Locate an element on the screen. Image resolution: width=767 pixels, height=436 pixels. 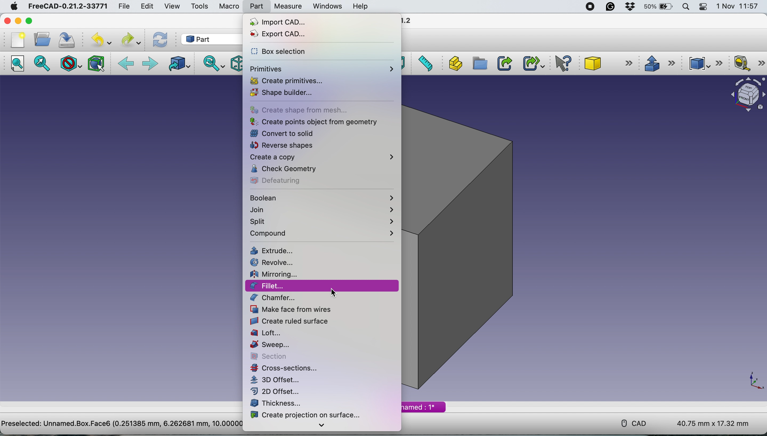
redo is located at coordinates (131, 40).